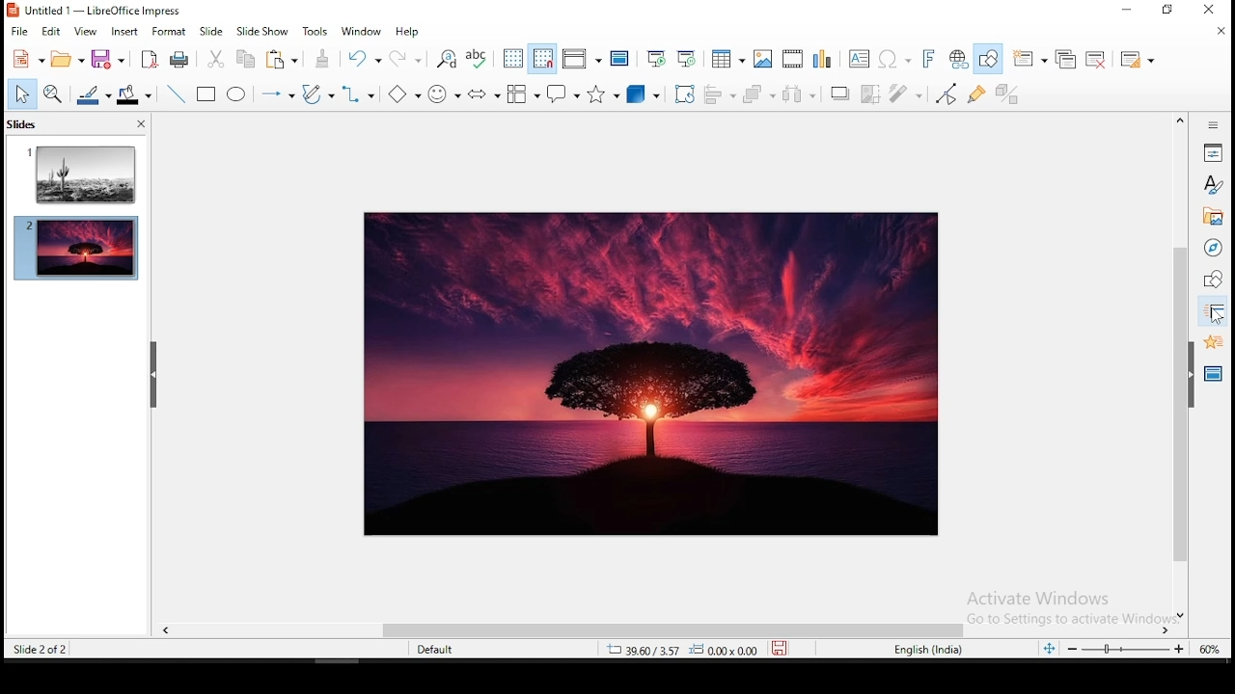 Image resolution: width=1235 pixels, height=694 pixels. I want to click on print, so click(180, 61).